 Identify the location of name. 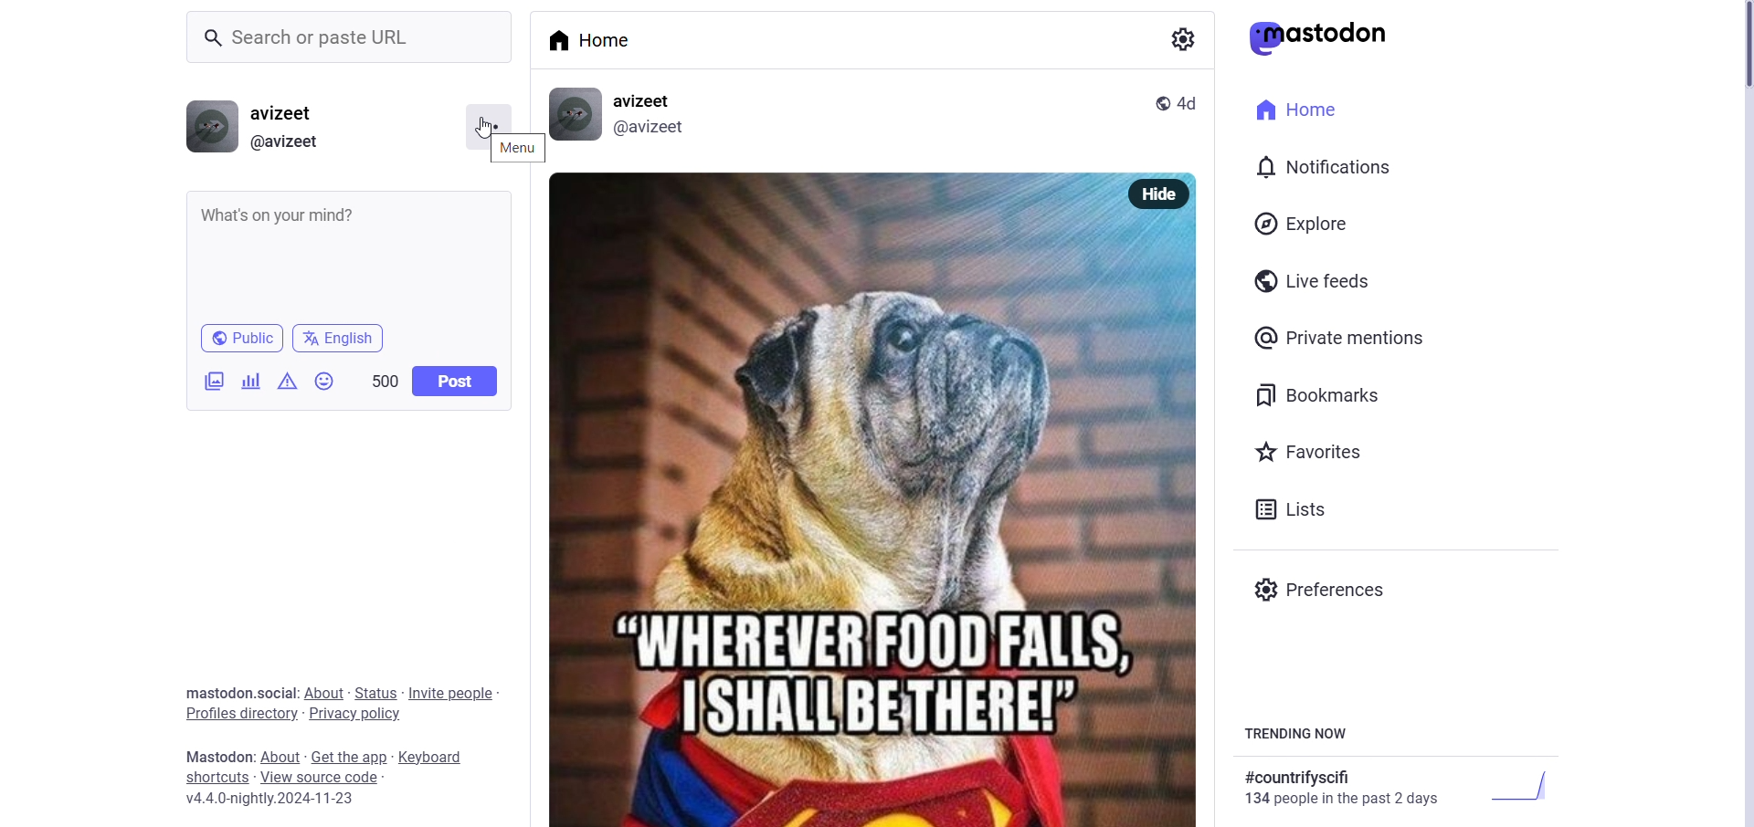
(649, 99).